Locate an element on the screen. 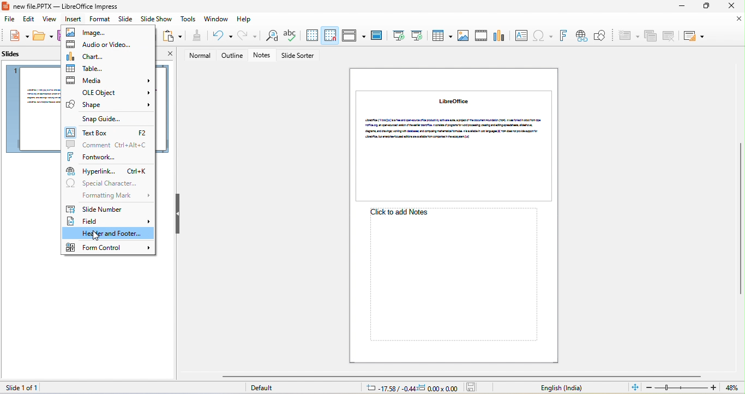 This screenshot has height=394, width=745. how draw function is located at coordinates (600, 36).